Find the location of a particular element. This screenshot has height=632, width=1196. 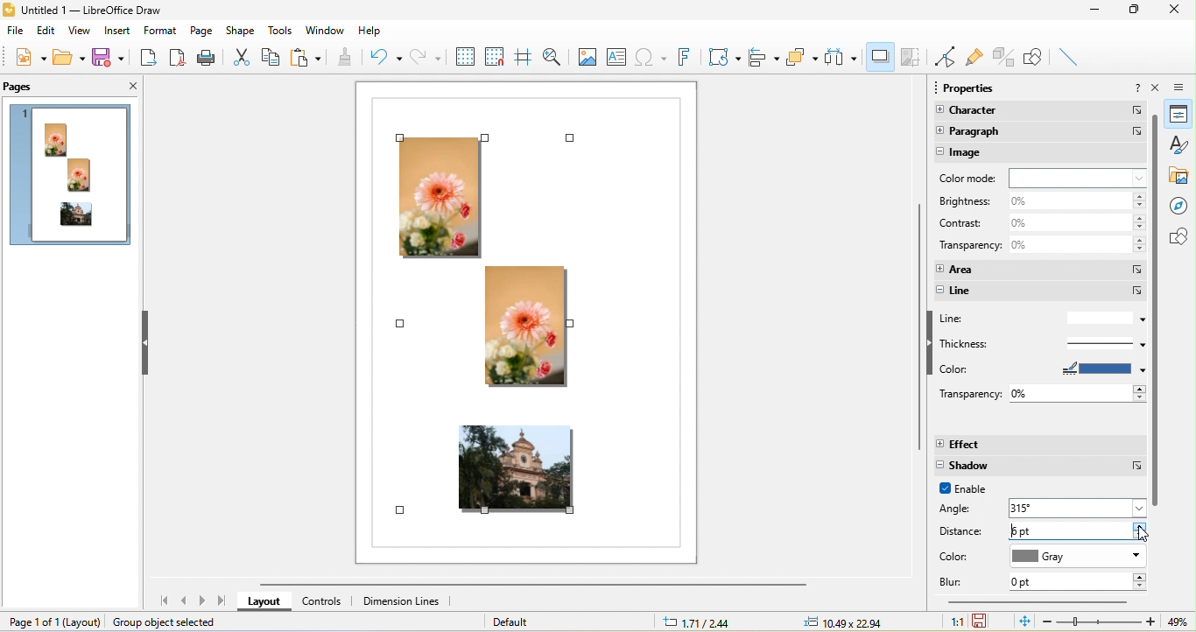

pages is located at coordinates (23, 87).